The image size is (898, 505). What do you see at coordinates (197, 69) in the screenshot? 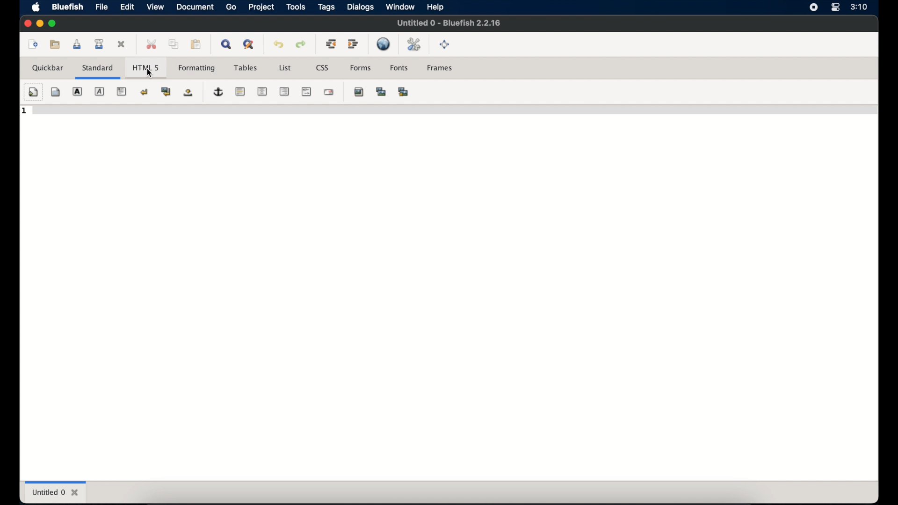
I see `formatting` at bounding box center [197, 69].